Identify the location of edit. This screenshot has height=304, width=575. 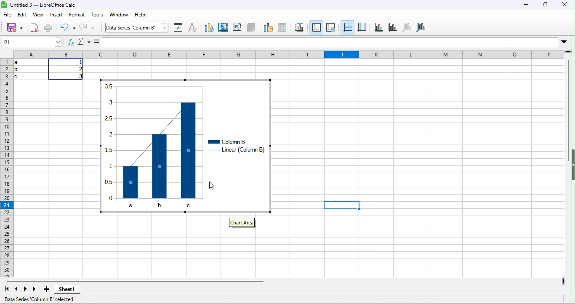
(22, 15).